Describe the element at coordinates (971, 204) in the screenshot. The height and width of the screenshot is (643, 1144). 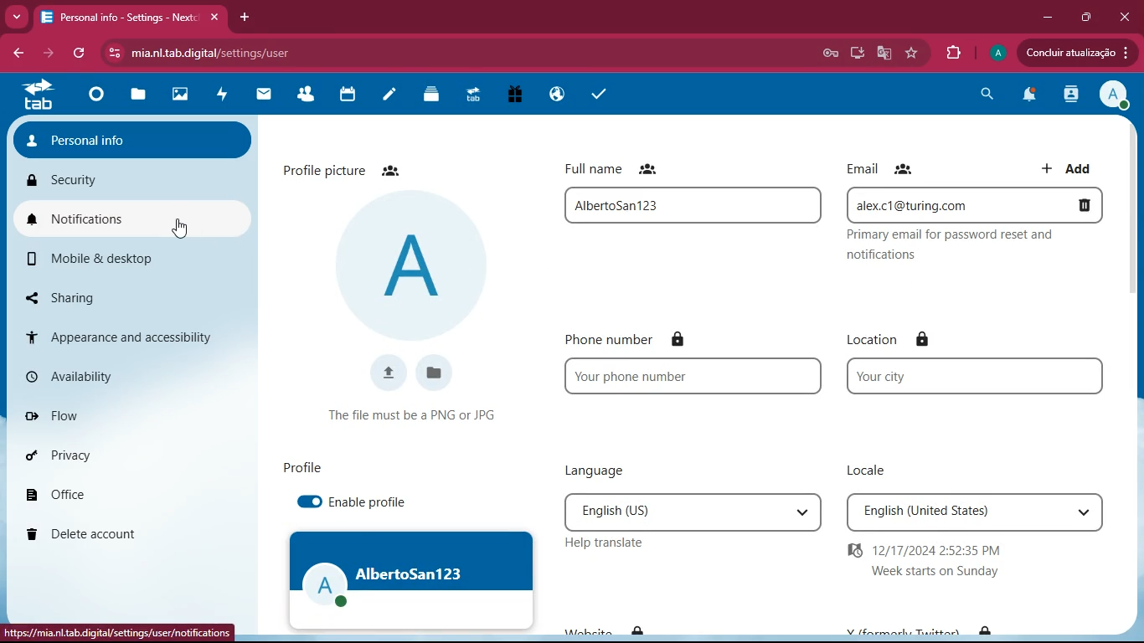
I see `email` at that location.